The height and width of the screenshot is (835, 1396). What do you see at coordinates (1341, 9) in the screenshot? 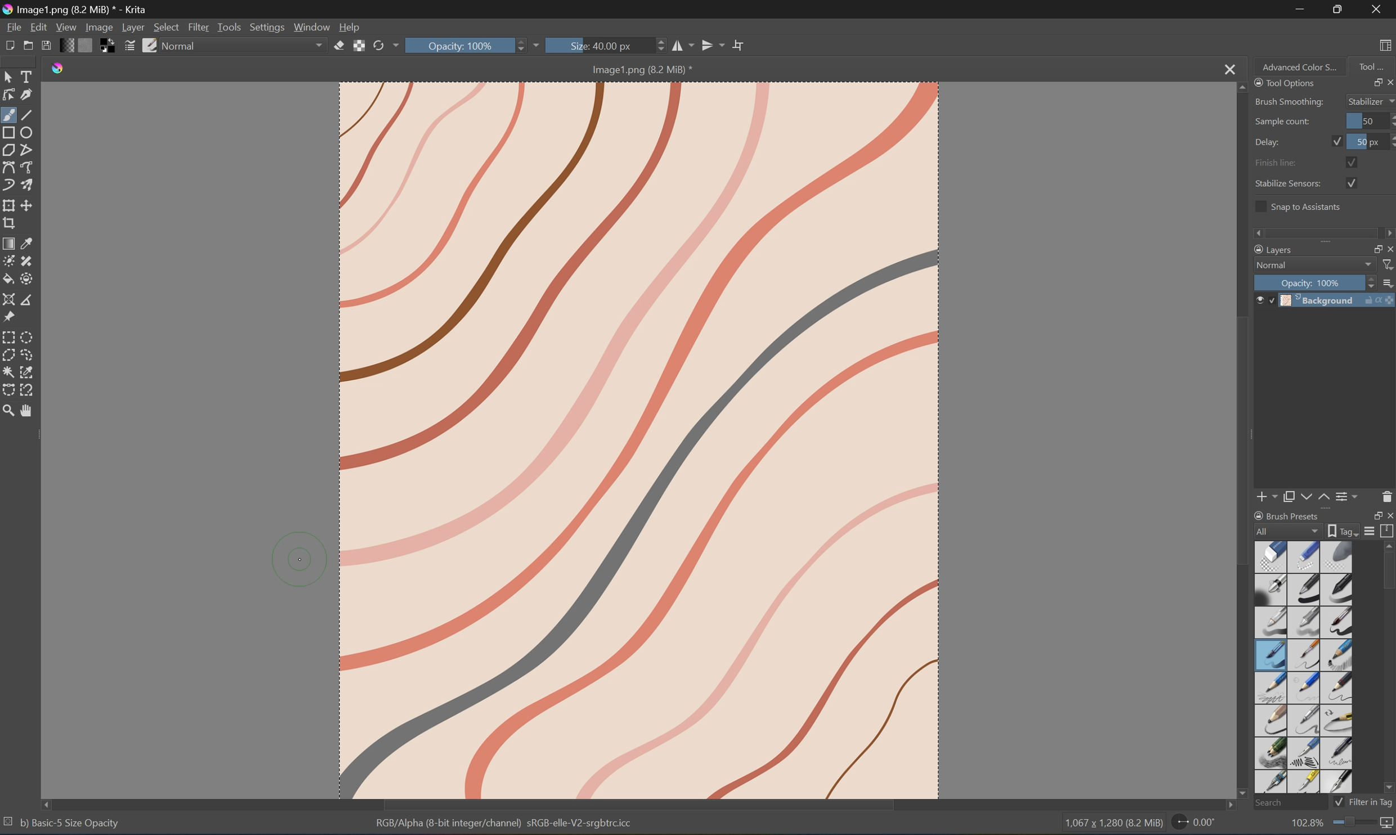
I see `Restore Down` at bounding box center [1341, 9].